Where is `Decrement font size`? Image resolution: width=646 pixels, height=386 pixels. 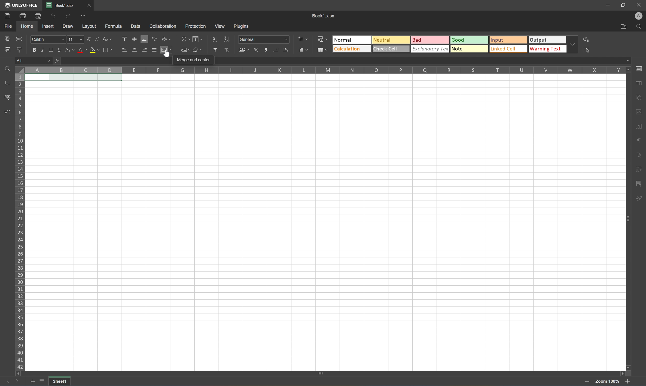 Decrement font size is located at coordinates (98, 40).